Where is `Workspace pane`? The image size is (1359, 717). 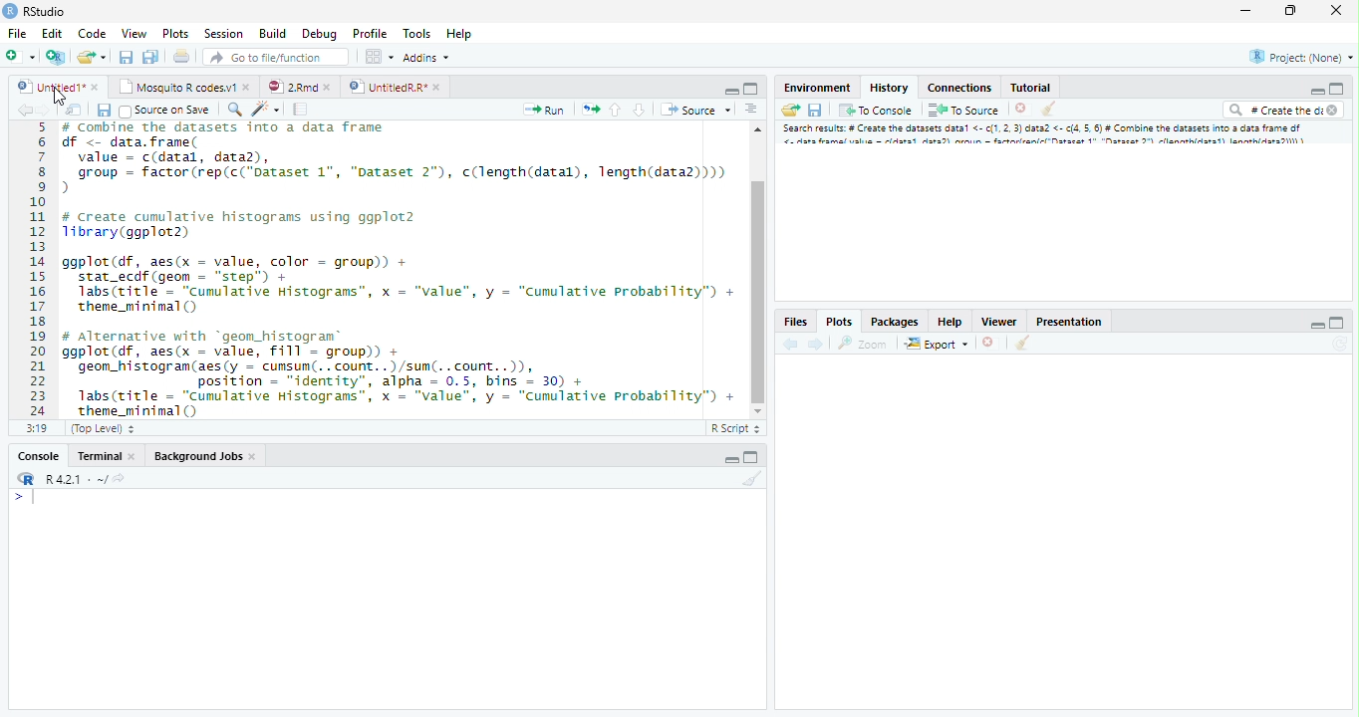 Workspace pane is located at coordinates (380, 58).